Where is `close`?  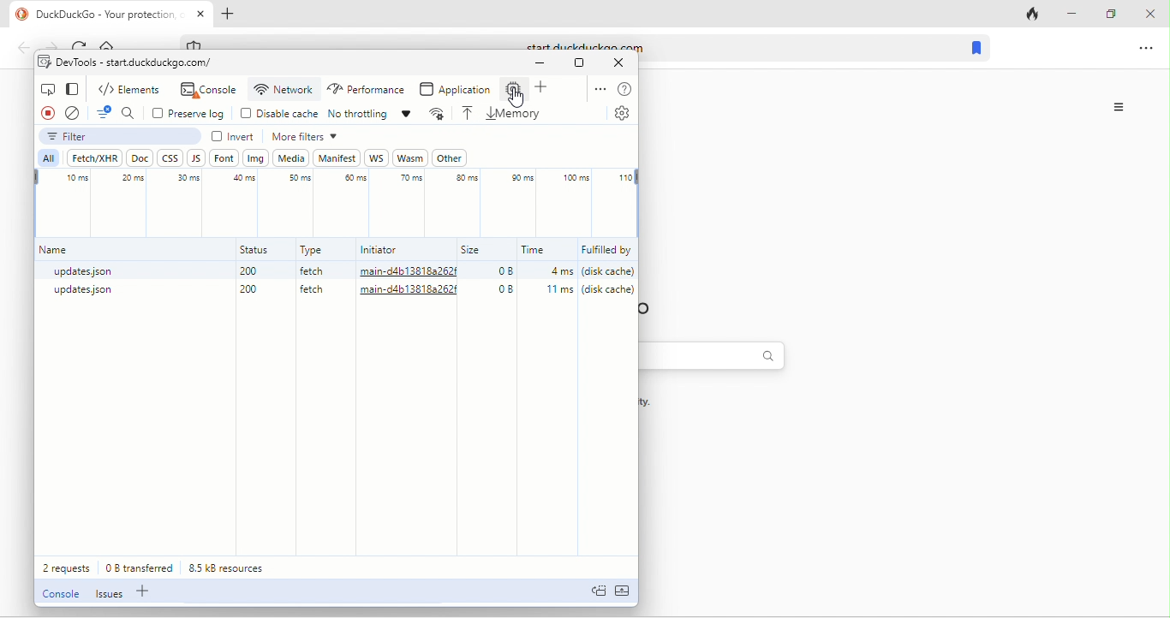
close is located at coordinates (1149, 15).